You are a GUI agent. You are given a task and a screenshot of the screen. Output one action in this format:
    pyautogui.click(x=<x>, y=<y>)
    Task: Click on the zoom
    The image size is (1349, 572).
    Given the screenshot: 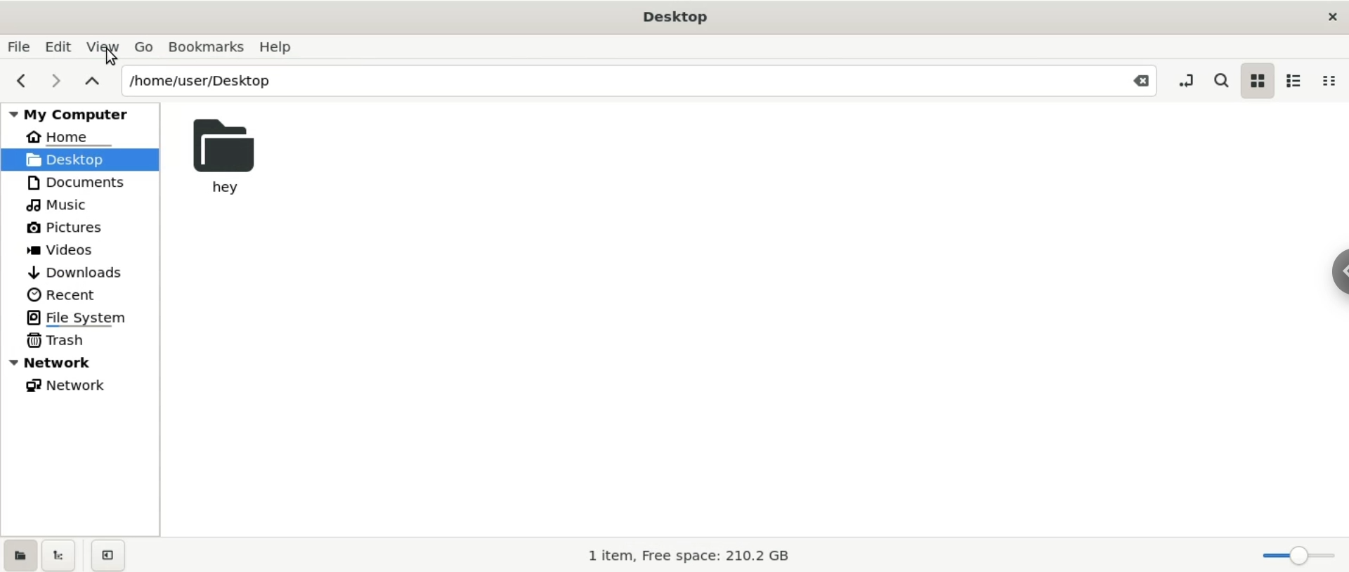 What is the action you would take?
    pyautogui.click(x=1301, y=555)
    